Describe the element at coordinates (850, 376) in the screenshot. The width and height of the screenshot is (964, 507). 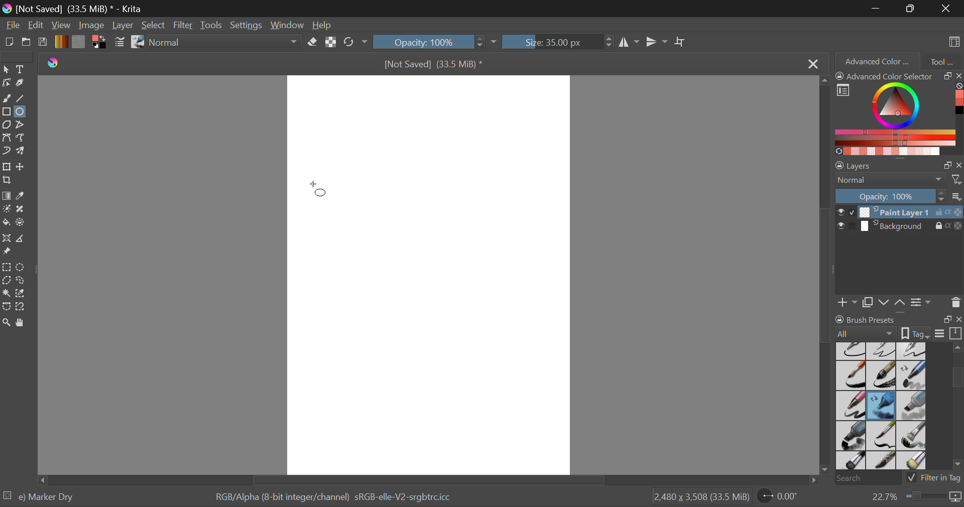
I see `Ink-7 Brush Rough` at that location.